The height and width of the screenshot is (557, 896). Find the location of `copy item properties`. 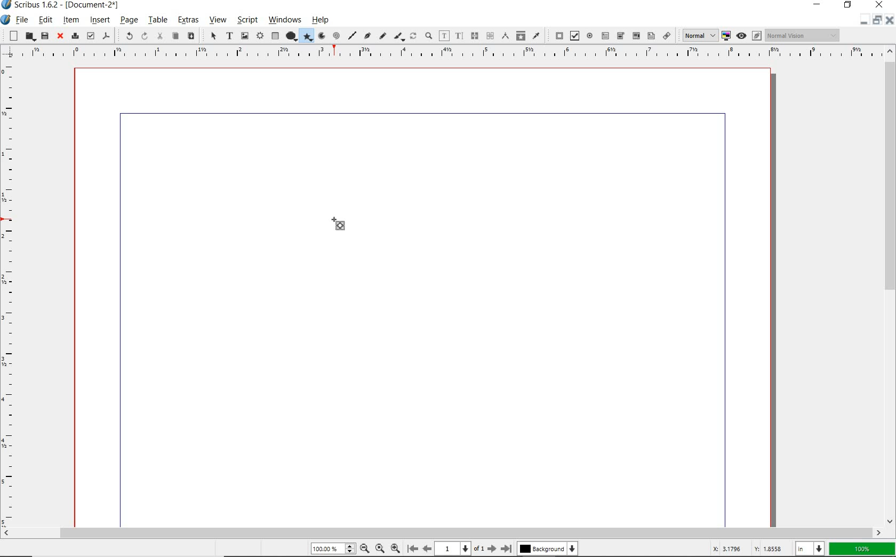

copy item properties is located at coordinates (522, 36).